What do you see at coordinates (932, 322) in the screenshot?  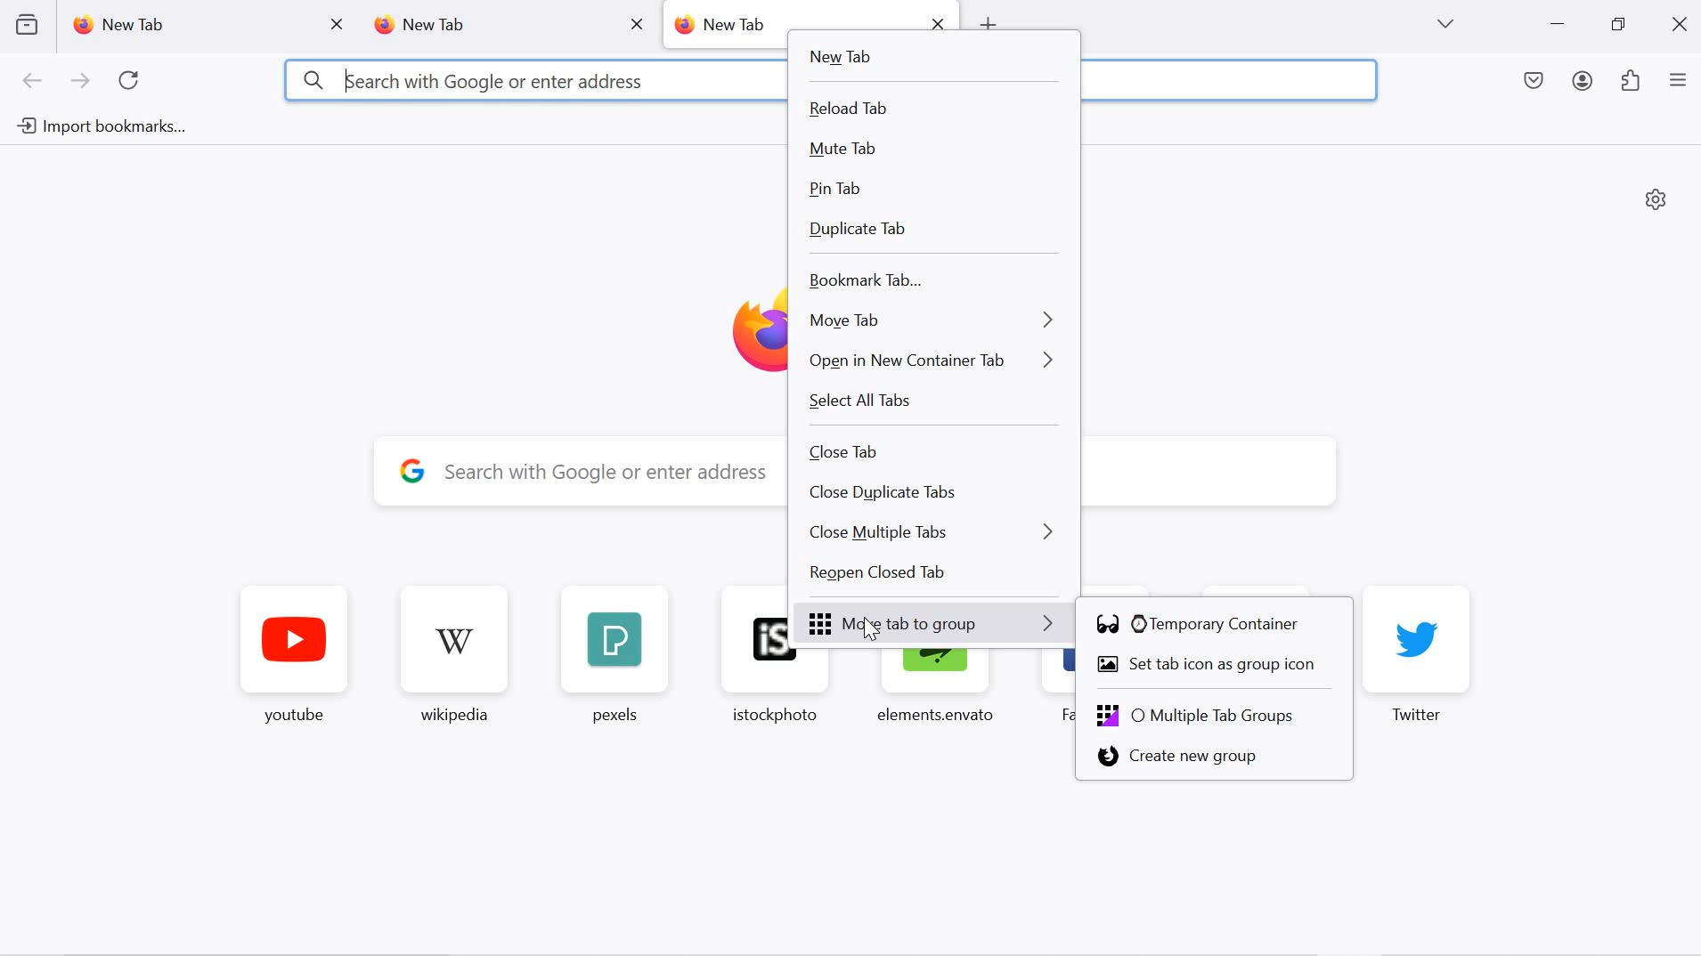 I see `move tab` at bounding box center [932, 322].